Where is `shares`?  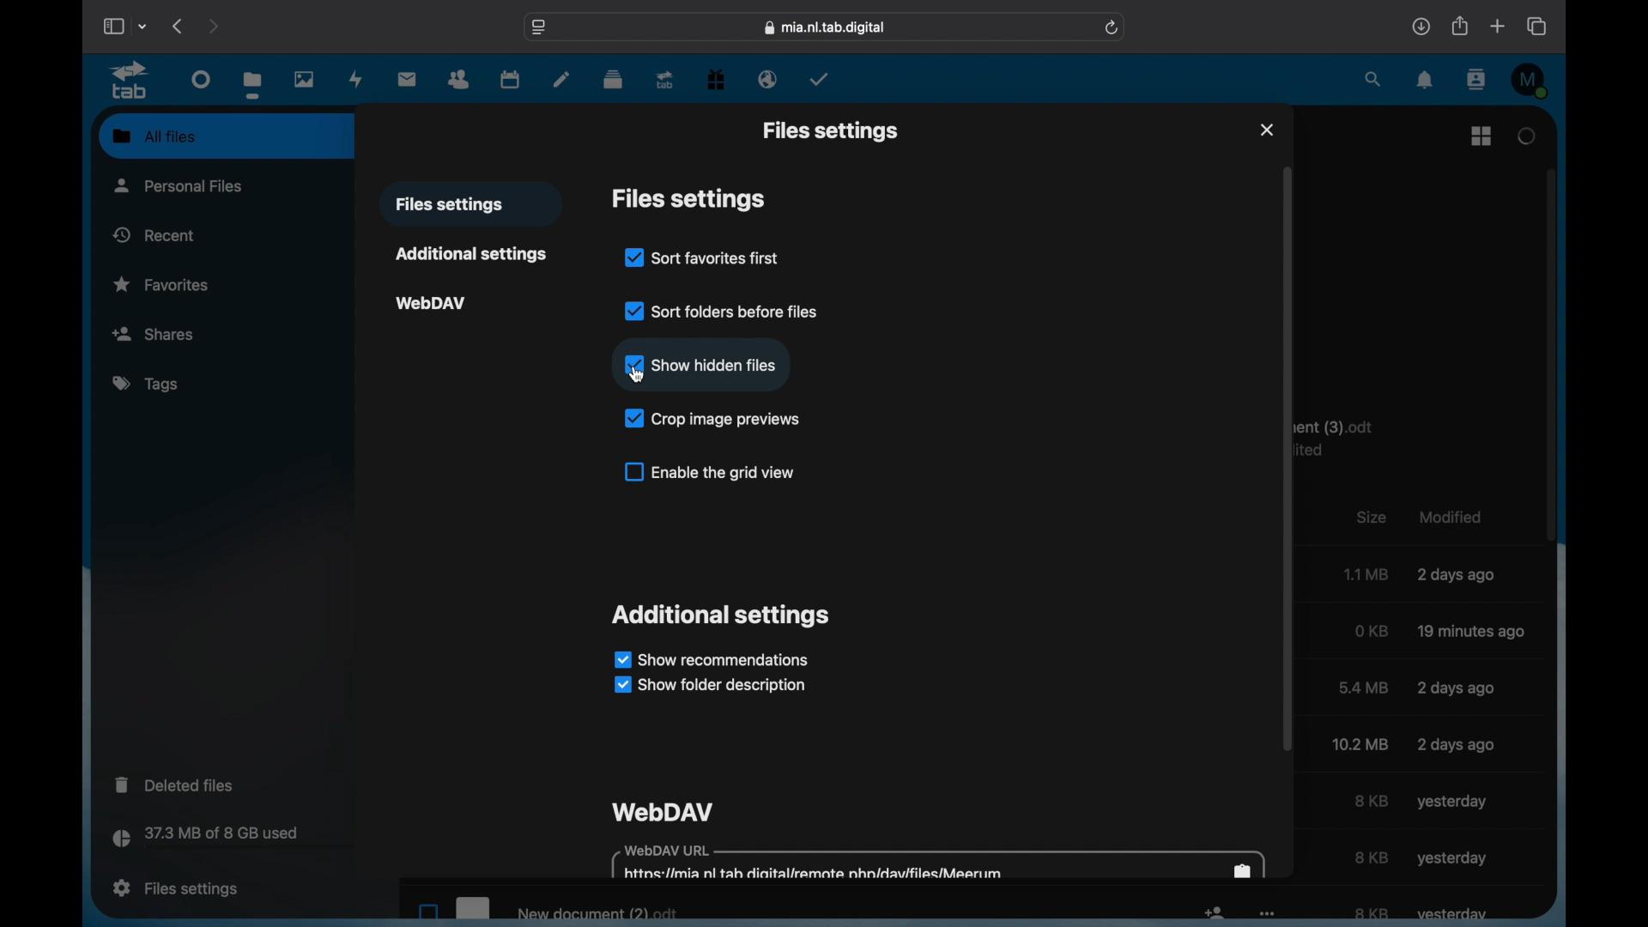
shares is located at coordinates (161, 334).